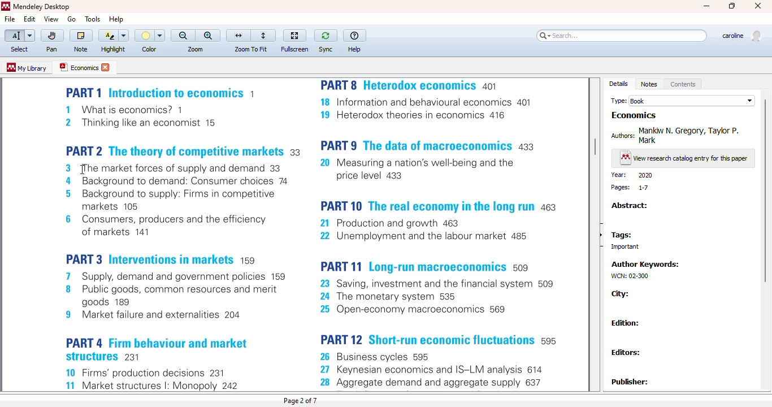 This screenshot has width=772, height=407. What do you see at coordinates (209, 36) in the screenshot?
I see `zoom in` at bounding box center [209, 36].